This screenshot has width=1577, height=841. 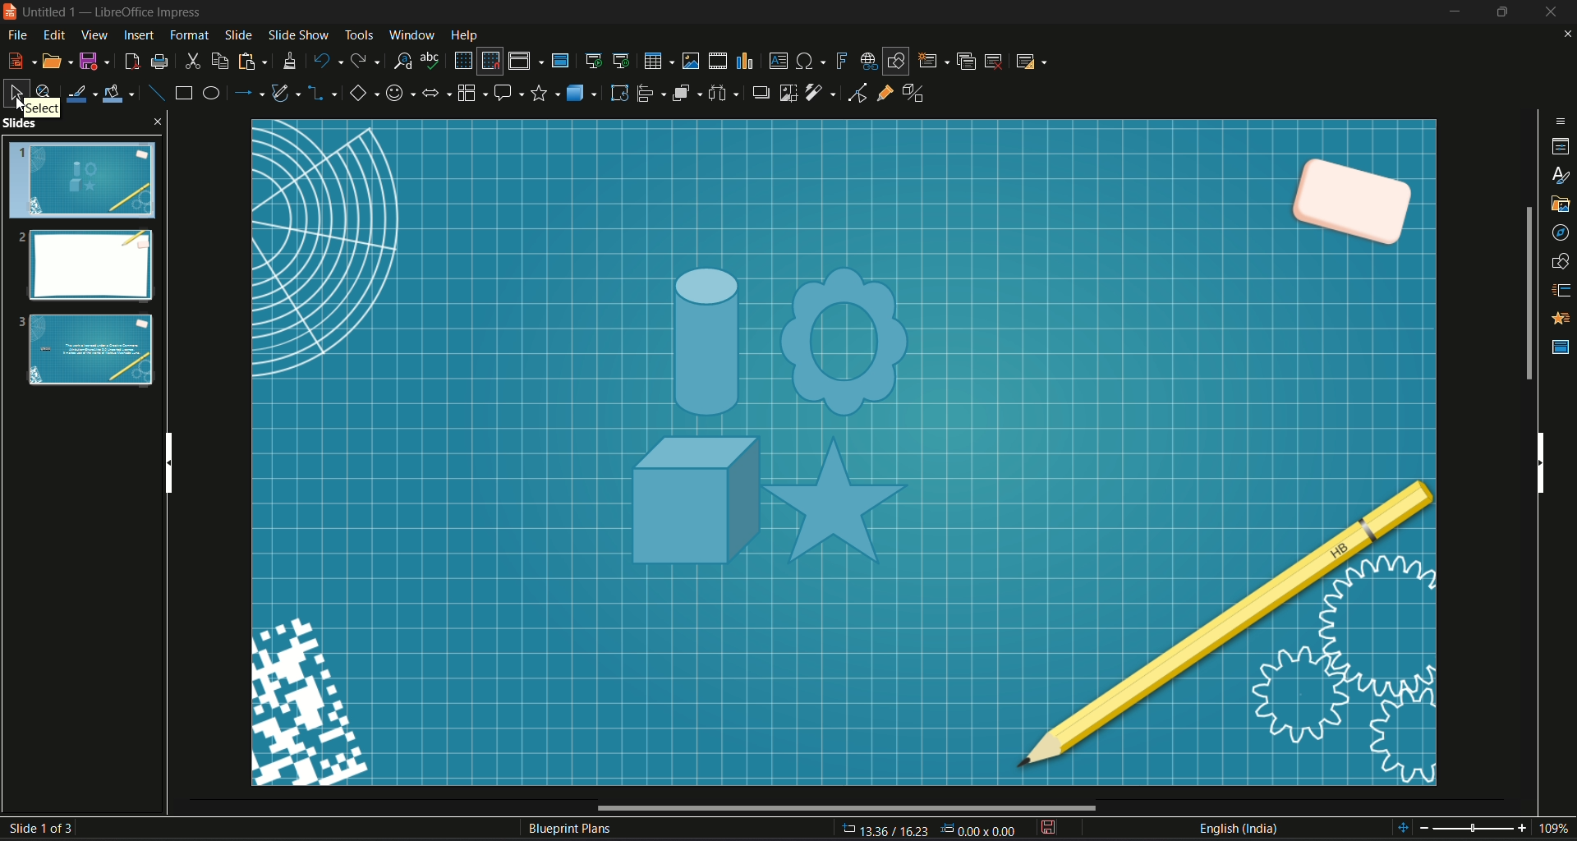 What do you see at coordinates (994, 61) in the screenshot?
I see `delete slide` at bounding box center [994, 61].